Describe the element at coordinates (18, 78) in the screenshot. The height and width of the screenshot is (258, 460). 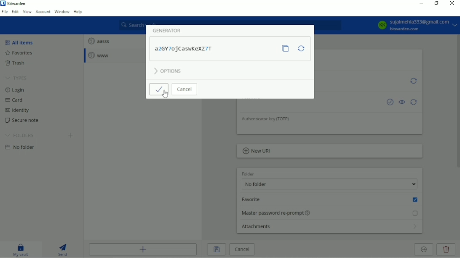
I see `Types` at that location.